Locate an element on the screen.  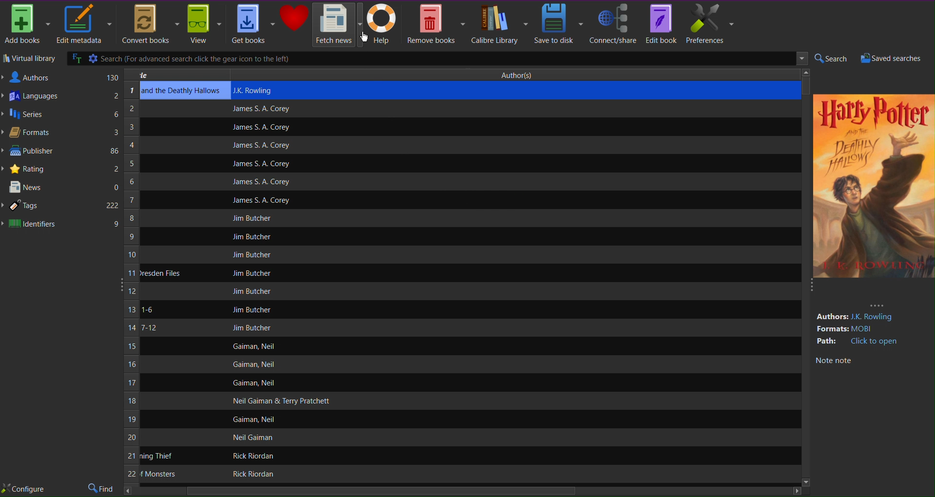
Find is located at coordinates (102, 489).